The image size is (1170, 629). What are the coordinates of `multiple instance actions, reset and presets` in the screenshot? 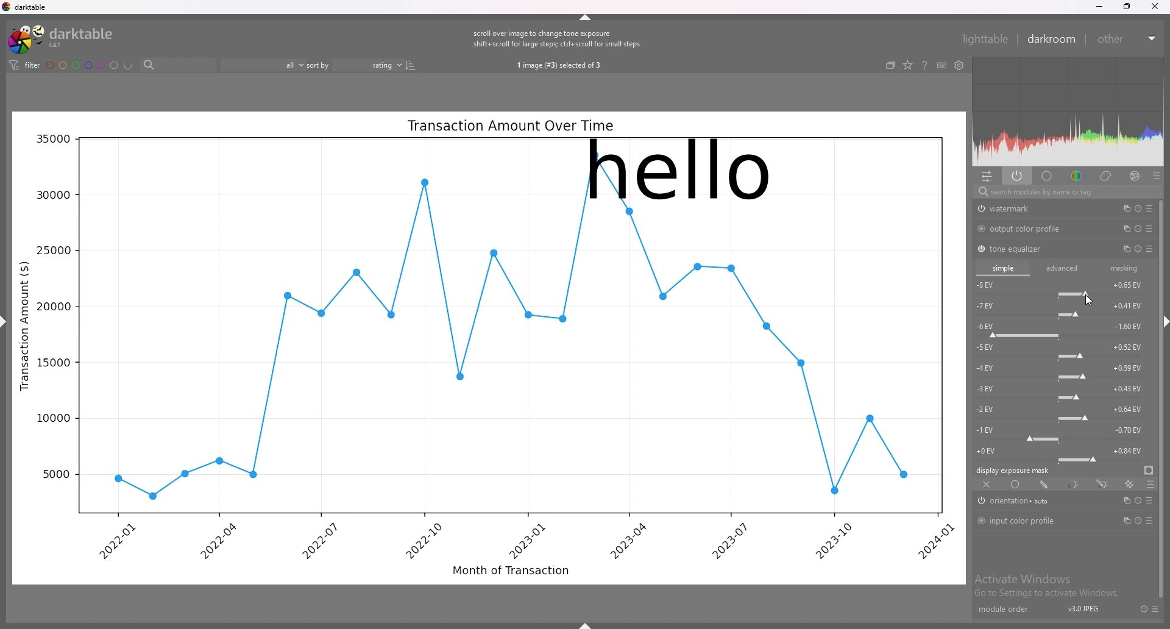 It's located at (1138, 230).